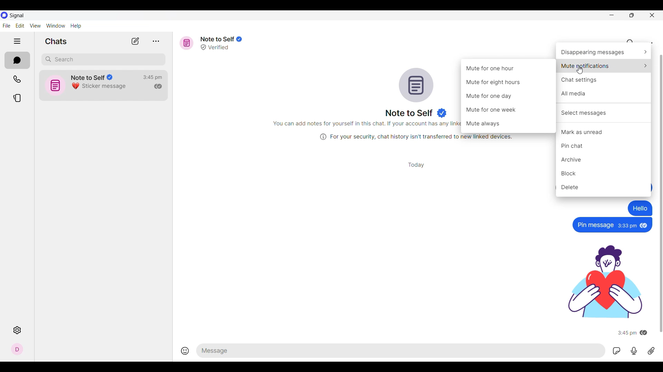 This screenshot has height=372, width=663. I want to click on cursor, so click(580, 70).